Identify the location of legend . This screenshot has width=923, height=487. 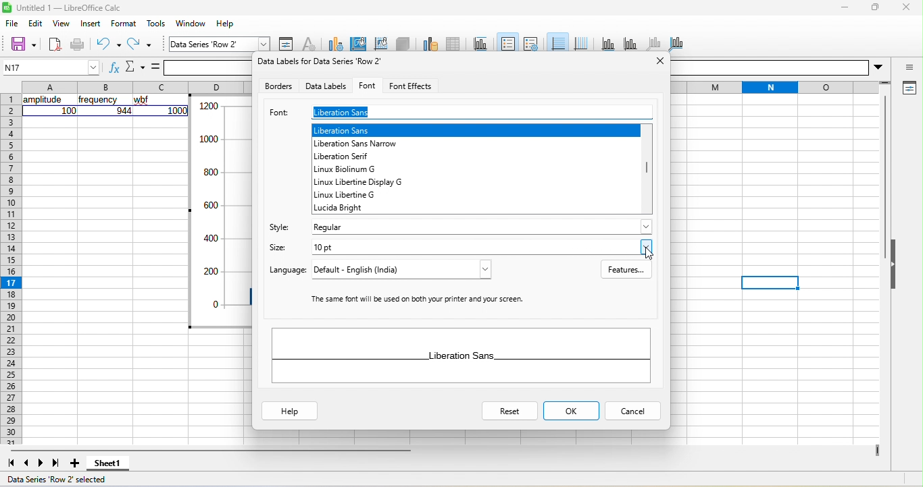
(531, 42).